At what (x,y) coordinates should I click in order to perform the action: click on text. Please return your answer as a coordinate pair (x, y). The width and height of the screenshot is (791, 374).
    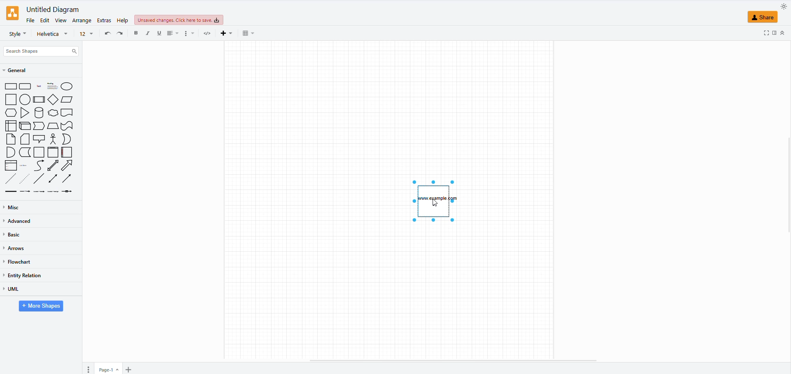
    Looking at the image, I should click on (38, 87).